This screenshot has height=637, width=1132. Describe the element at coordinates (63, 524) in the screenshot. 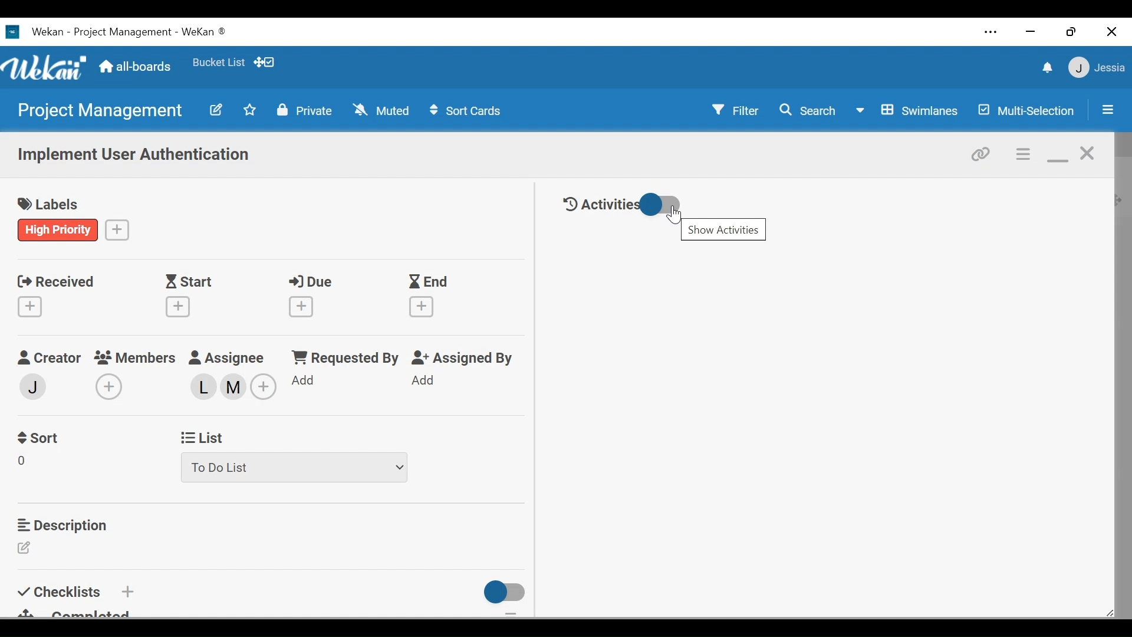

I see `Description` at that location.